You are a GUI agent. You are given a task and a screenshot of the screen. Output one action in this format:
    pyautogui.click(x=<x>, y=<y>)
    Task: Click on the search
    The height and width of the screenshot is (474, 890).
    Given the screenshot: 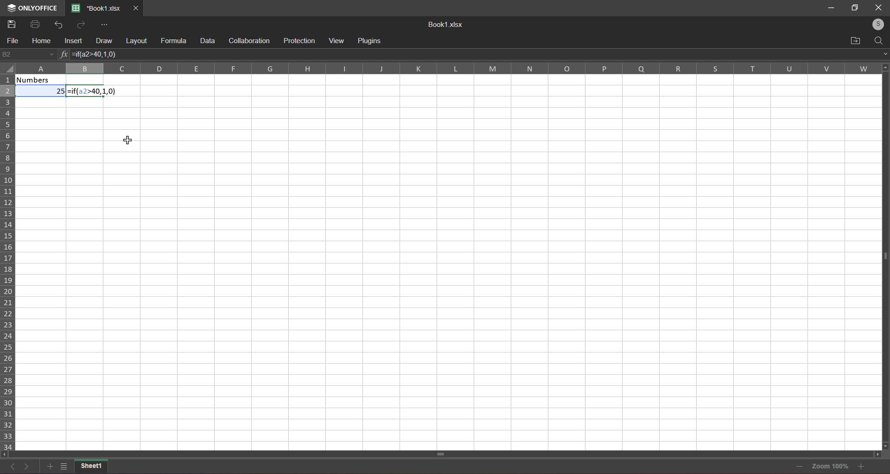 What is the action you would take?
    pyautogui.click(x=879, y=39)
    